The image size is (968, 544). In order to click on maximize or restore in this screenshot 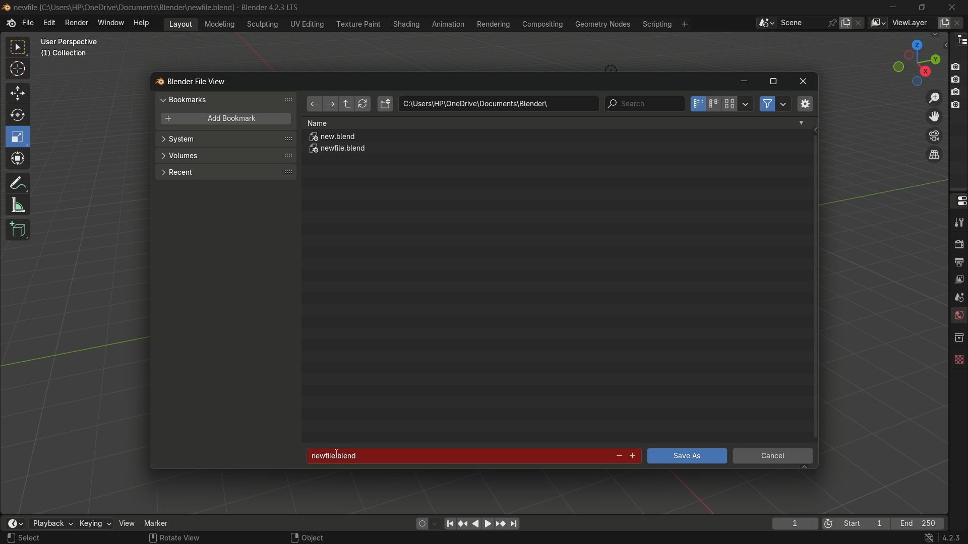, I will do `click(922, 7)`.